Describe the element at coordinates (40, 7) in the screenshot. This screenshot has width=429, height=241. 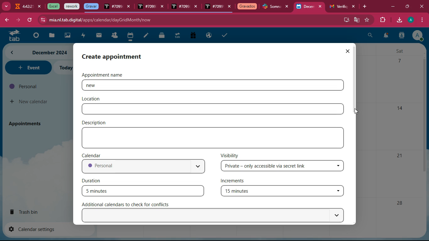
I see `close` at that location.